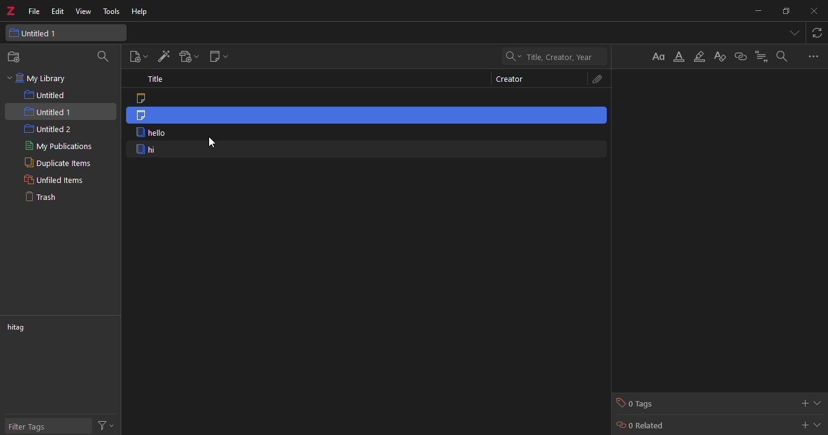  I want to click on note, so click(145, 98).